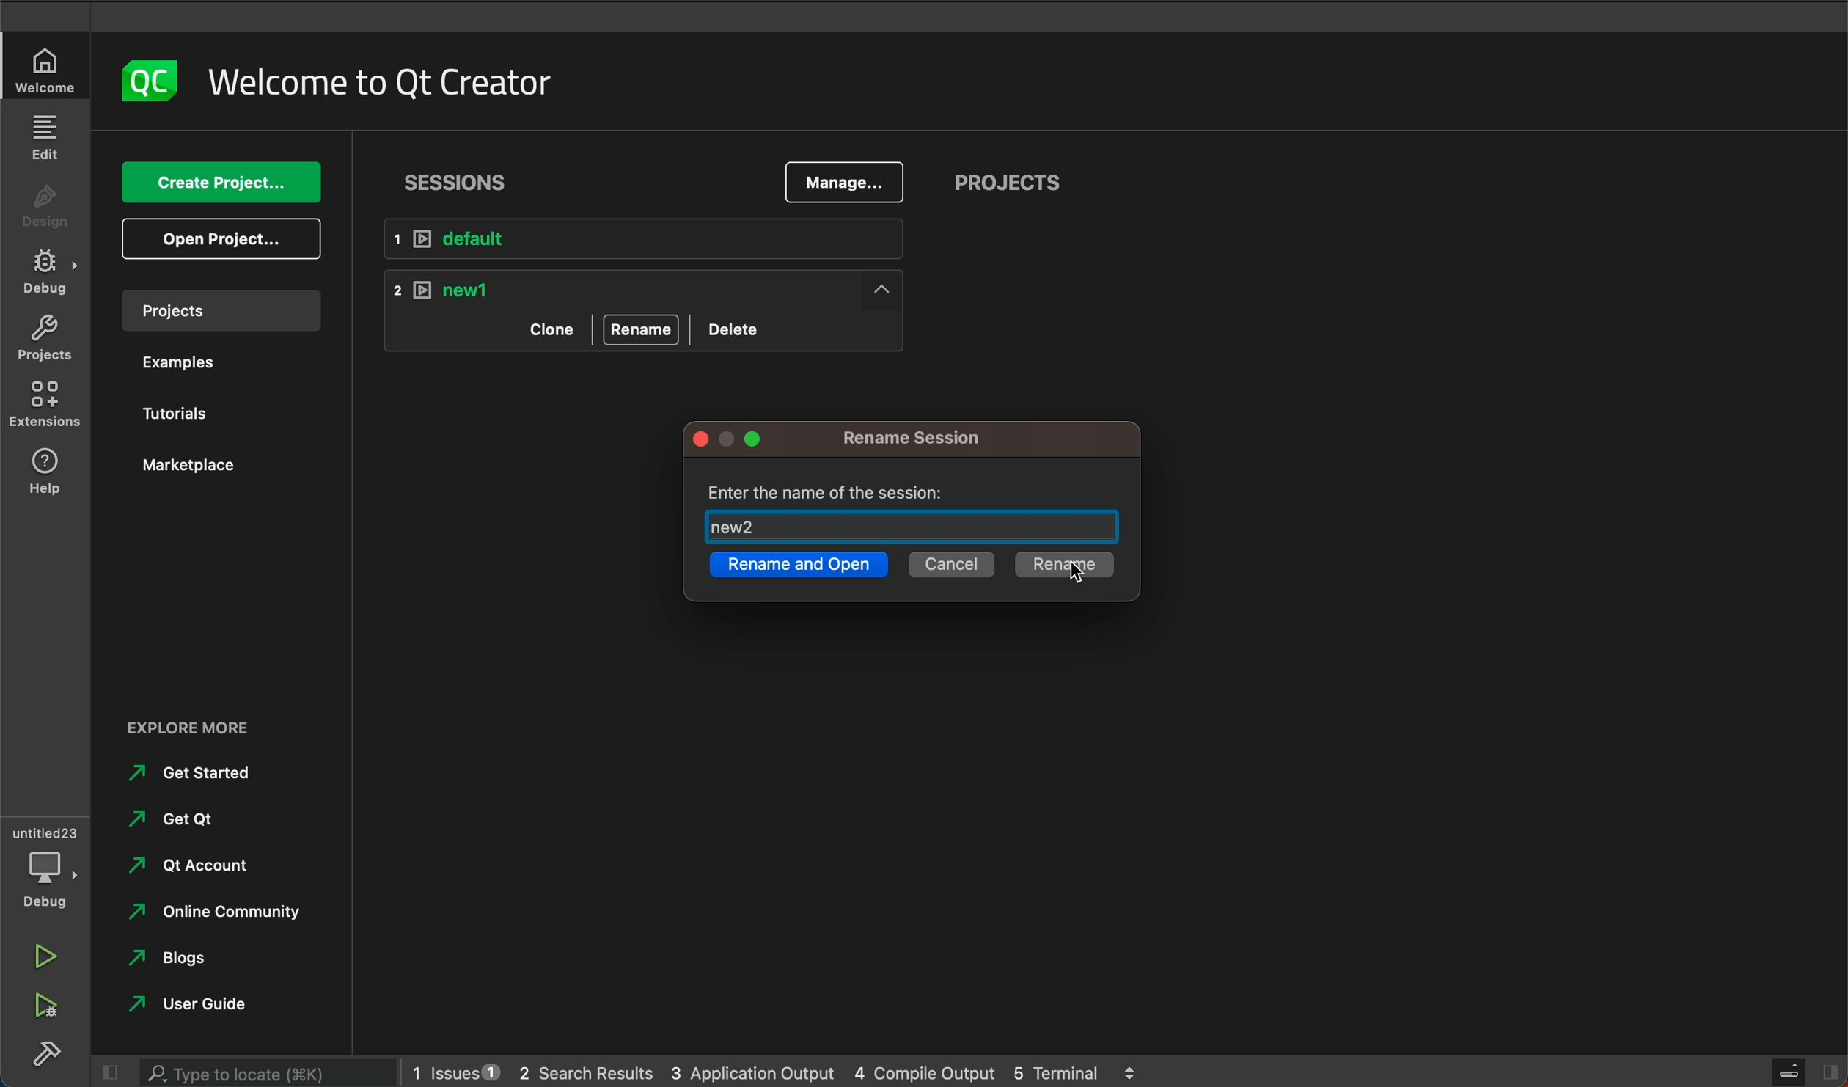 The image size is (1848, 1087). What do you see at coordinates (47, 1057) in the screenshot?
I see `` at bounding box center [47, 1057].